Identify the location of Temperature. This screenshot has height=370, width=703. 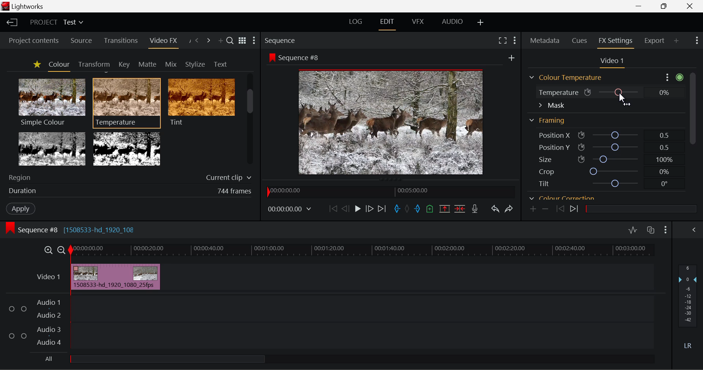
(557, 93).